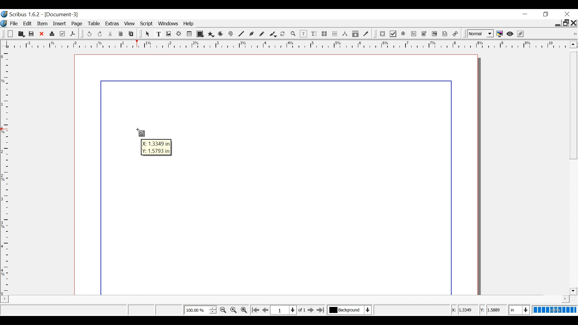  I want to click on minimie, so click(557, 23).